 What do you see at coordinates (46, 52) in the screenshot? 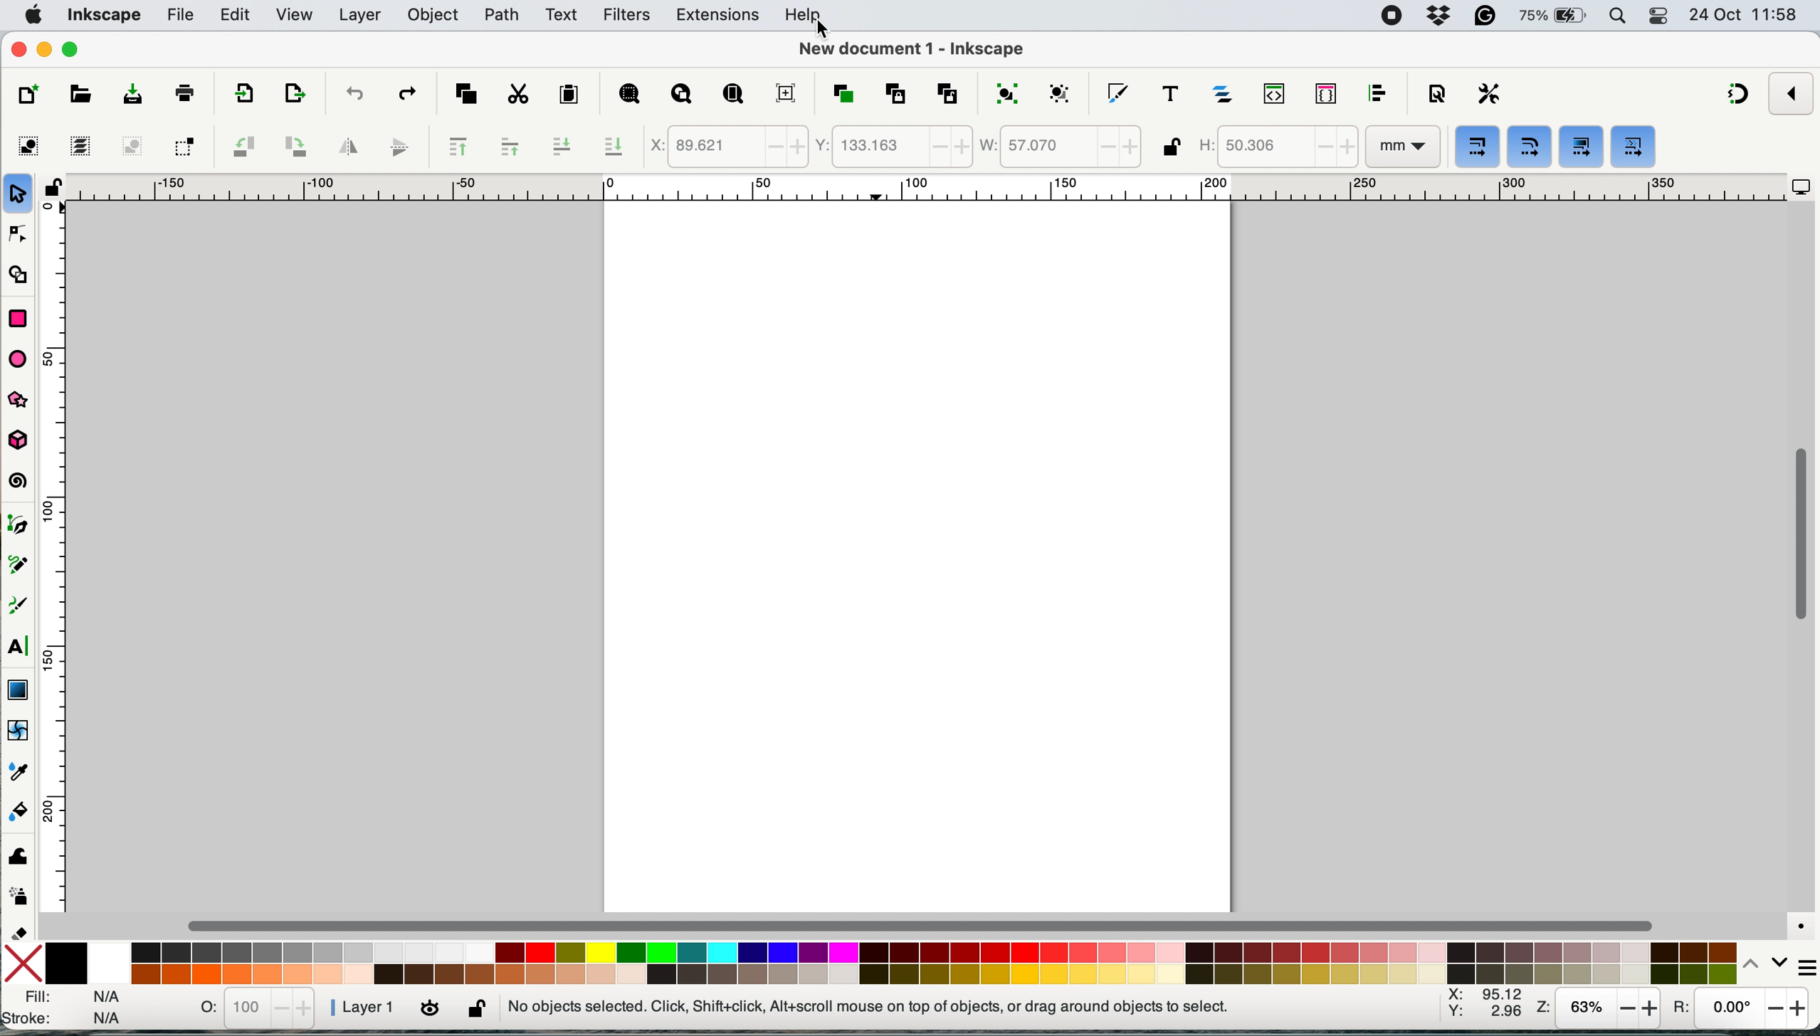
I see `minimise` at bounding box center [46, 52].